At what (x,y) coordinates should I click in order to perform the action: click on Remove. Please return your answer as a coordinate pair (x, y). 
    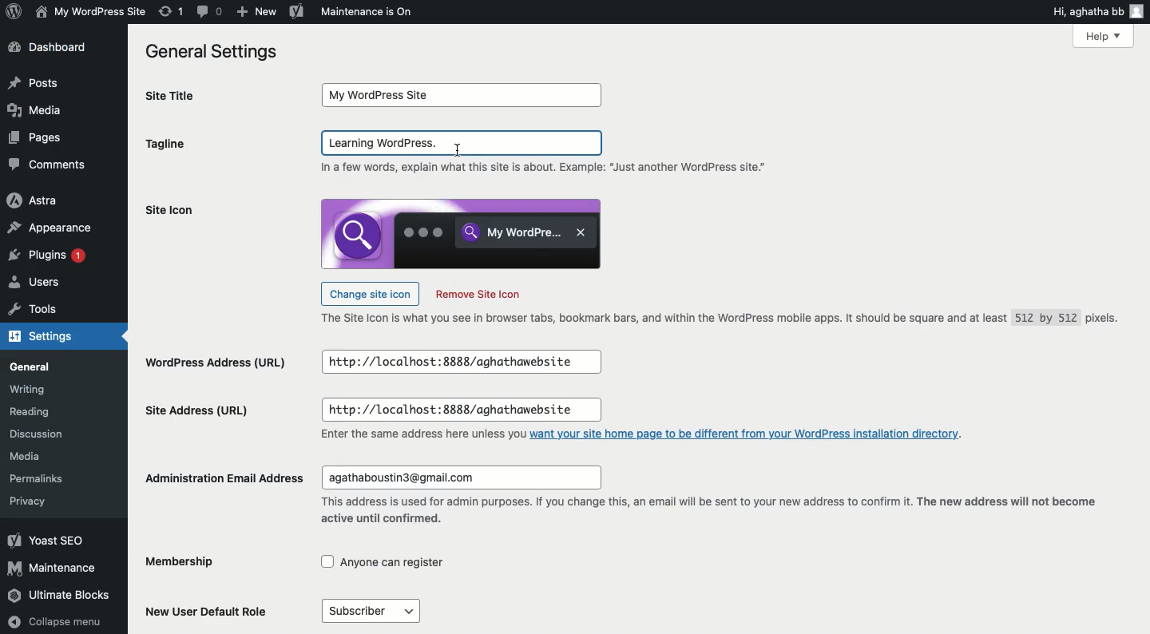
    Looking at the image, I should click on (478, 295).